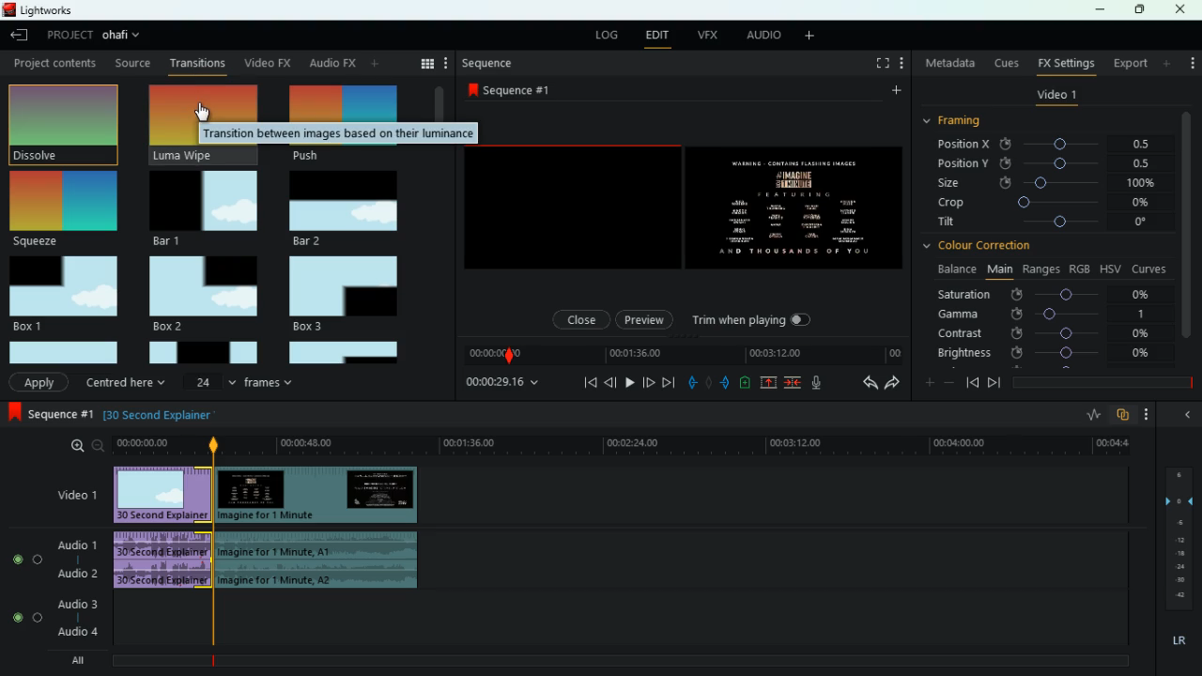 This screenshot has height=676, width=1202. What do you see at coordinates (1125, 415) in the screenshot?
I see `overlap` at bounding box center [1125, 415].